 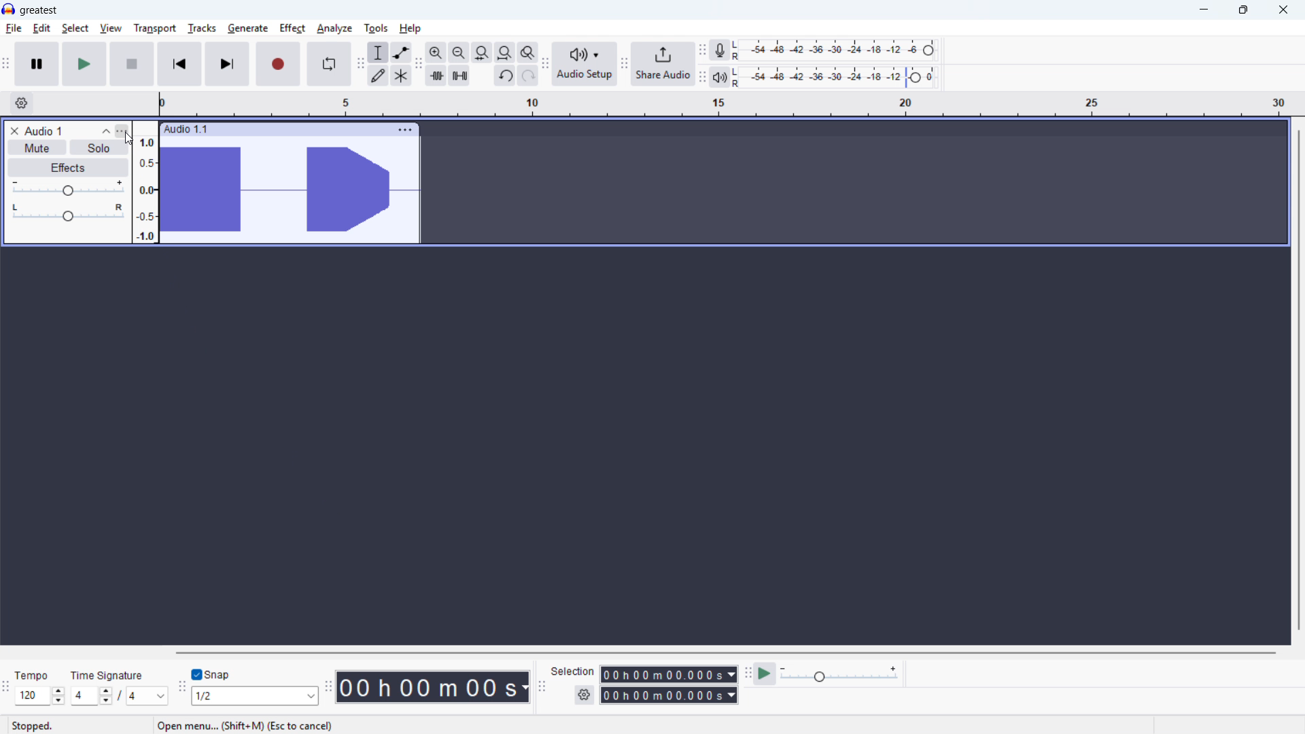 What do you see at coordinates (574, 671) in the screenshot?
I see `selection` at bounding box center [574, 671].